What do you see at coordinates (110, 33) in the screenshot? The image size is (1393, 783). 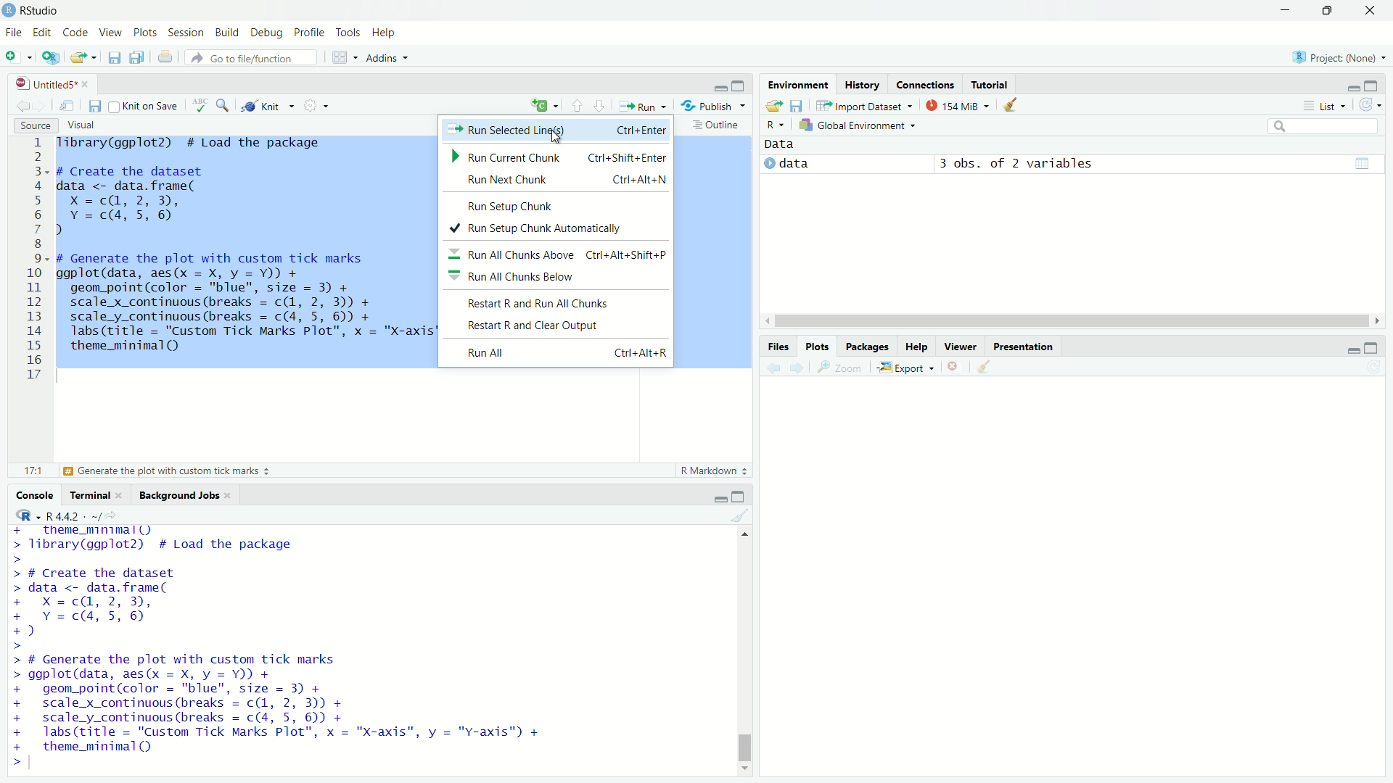 I see `view` at bounding box center [110, 33].